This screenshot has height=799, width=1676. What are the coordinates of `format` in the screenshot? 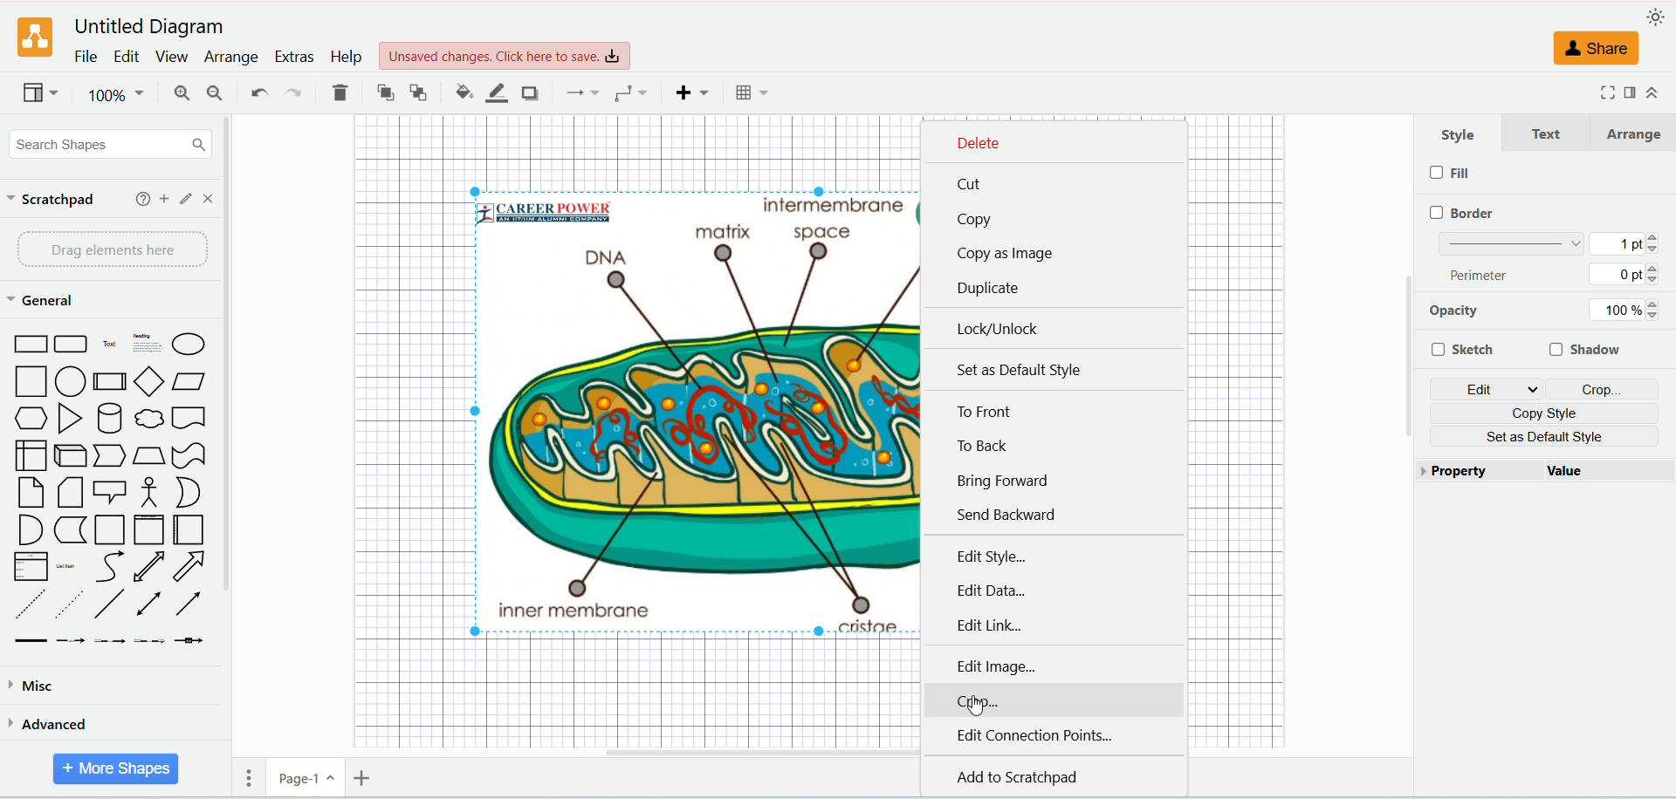 It's located at (1628, 92).